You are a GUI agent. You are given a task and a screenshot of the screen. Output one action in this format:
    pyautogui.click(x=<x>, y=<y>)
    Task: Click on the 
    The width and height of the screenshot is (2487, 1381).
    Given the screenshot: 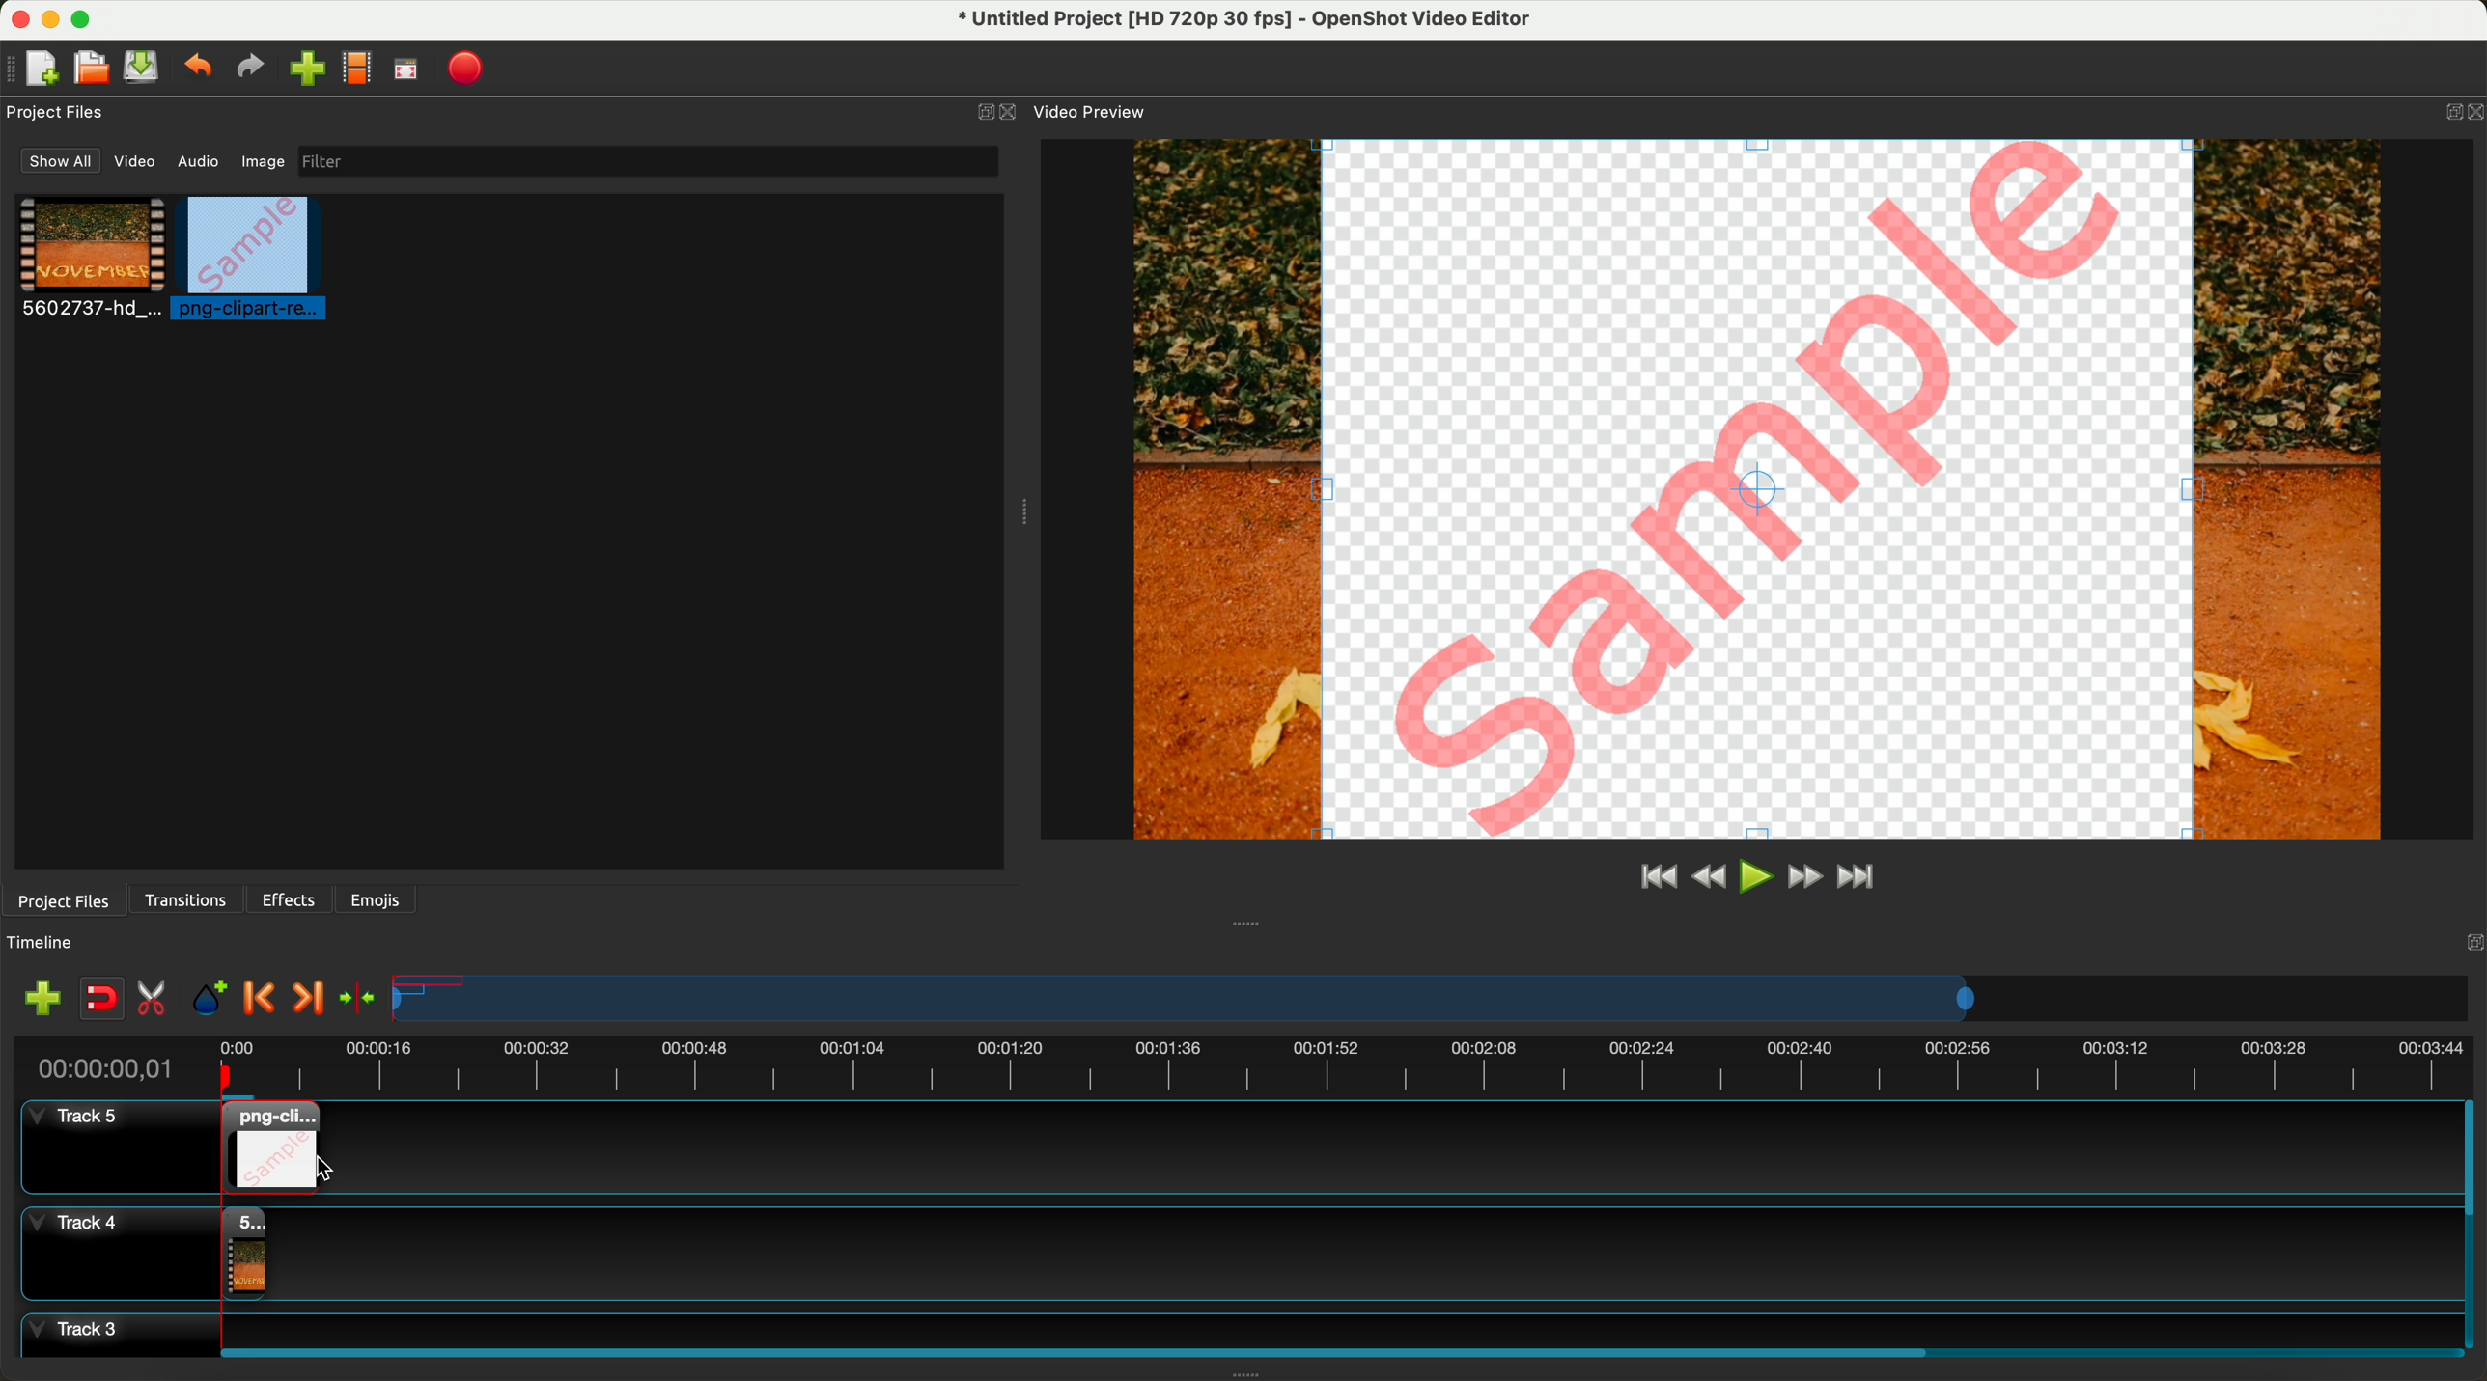 What is the action you would take?
    pyautogui.click(x=2469, y=940)
    